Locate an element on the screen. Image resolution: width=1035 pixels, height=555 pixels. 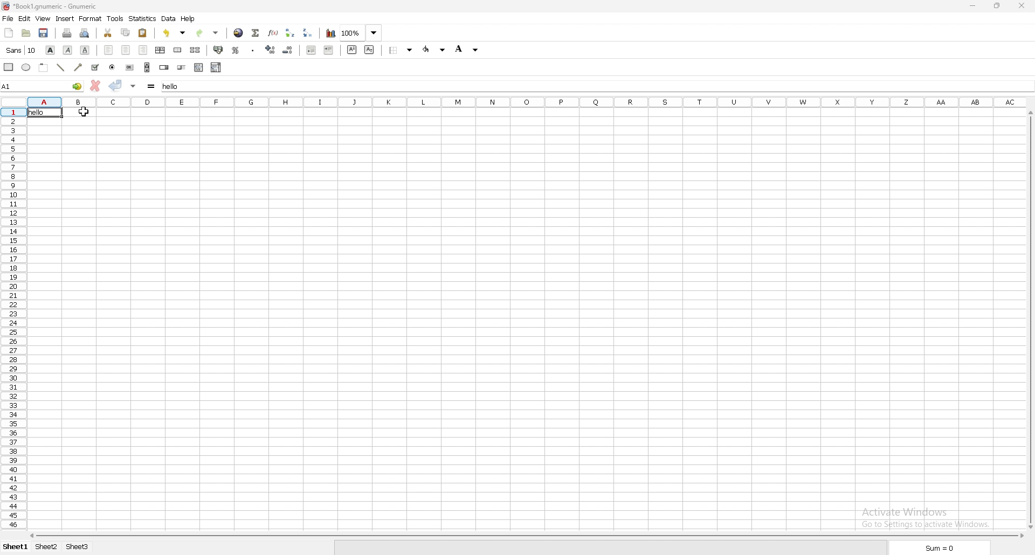
gnumeric is located at coordinates (49, 6).